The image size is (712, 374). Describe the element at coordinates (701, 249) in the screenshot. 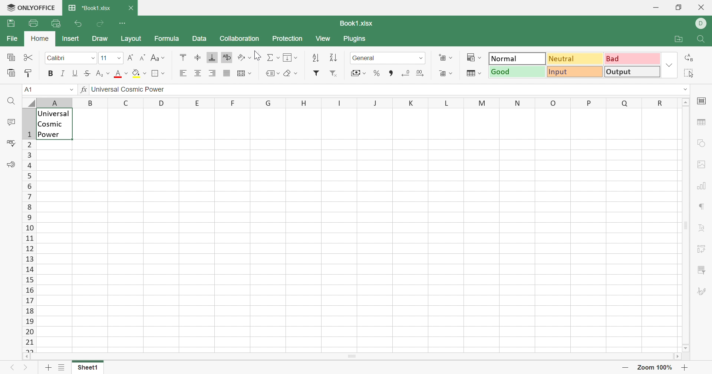

I see `Pivot Table settings` at that location.